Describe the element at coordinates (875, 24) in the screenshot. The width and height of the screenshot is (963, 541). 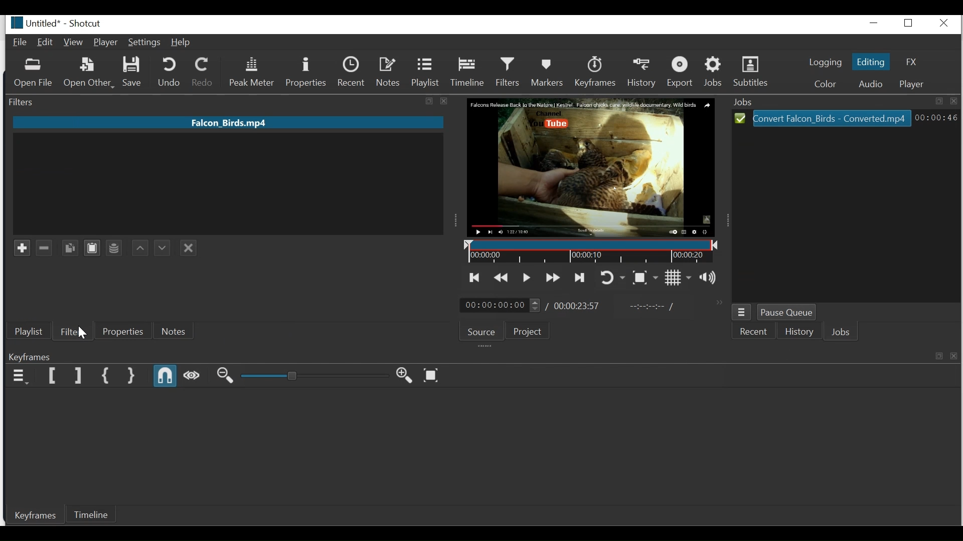
I see `Minimize` at that location.